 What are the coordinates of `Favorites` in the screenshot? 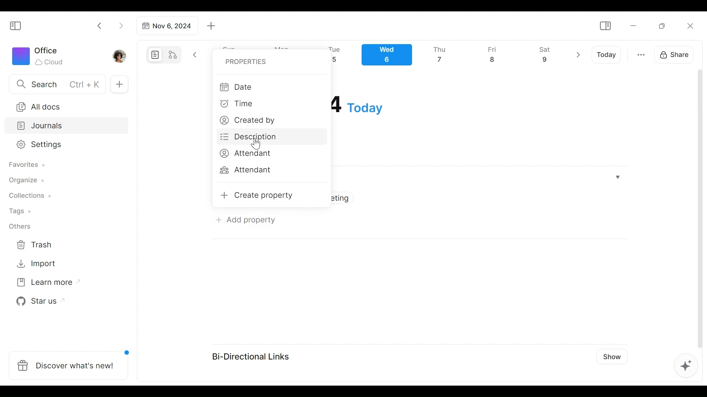 It's located at (26, 165).